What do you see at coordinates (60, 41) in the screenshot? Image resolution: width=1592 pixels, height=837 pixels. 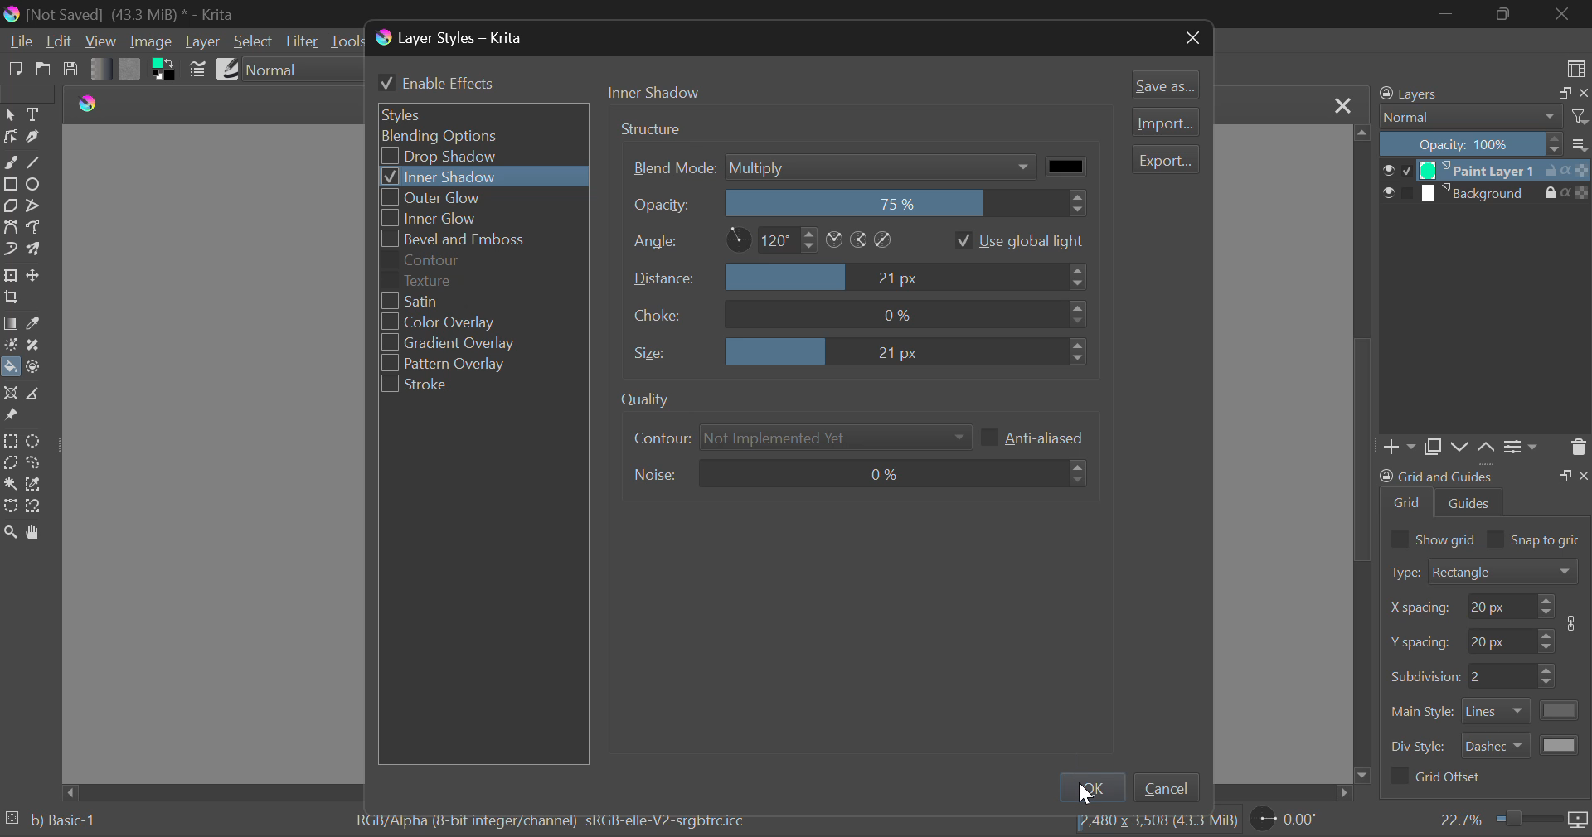 I see `Edit` at bounding box center [60, 41].